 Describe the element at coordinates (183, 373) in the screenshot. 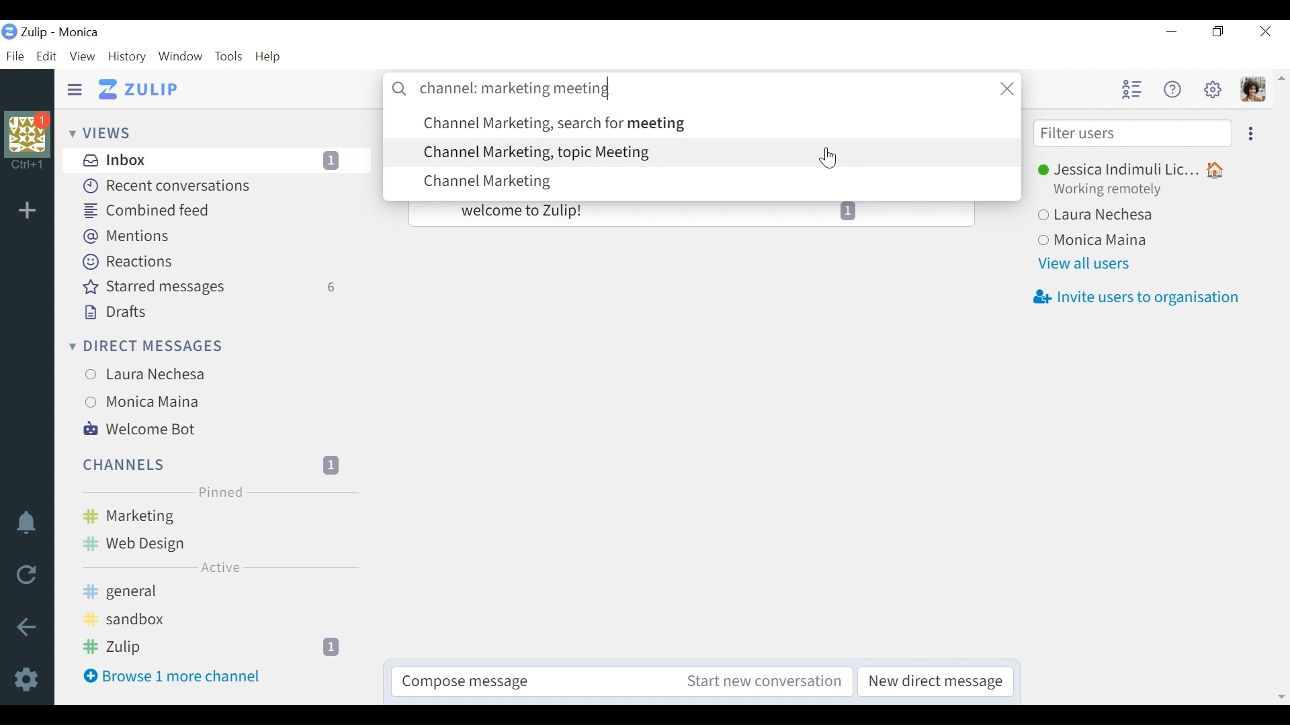

I see `Laura Nechesa` at that location.